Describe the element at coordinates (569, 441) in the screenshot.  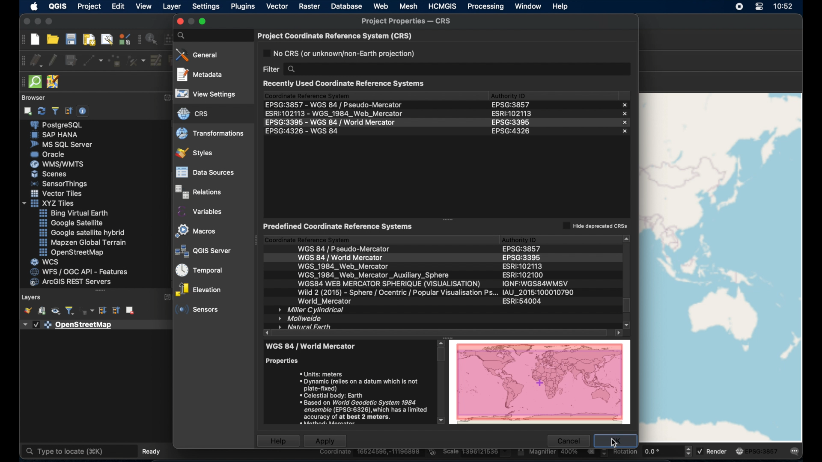
I see `cancel` at that location.